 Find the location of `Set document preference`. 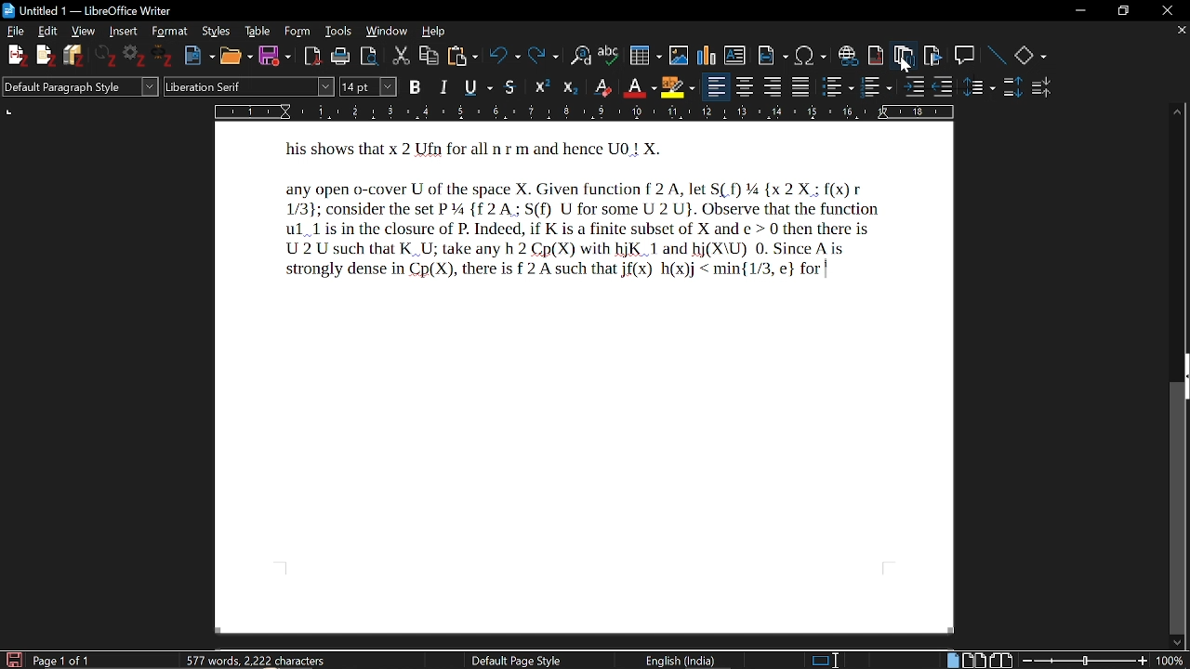

Set document preference is located at coordinates (132, 56).